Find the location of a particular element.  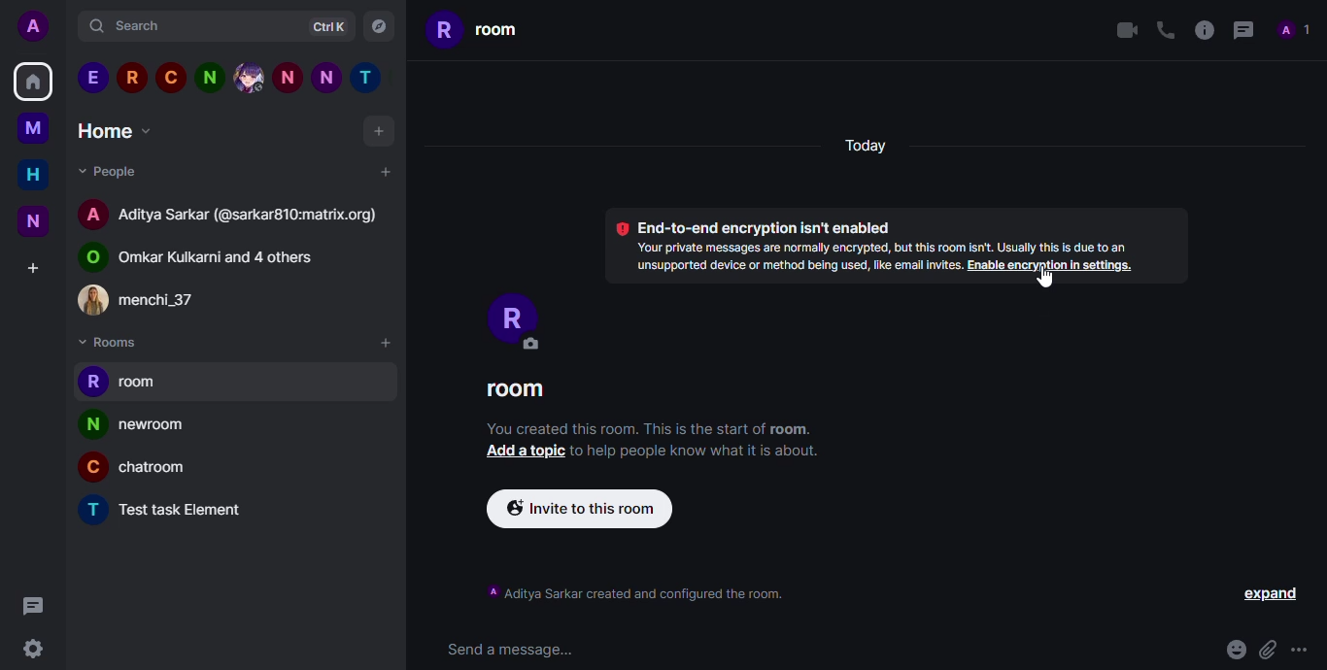

enable encryption is located at coordinates (1048, 267).